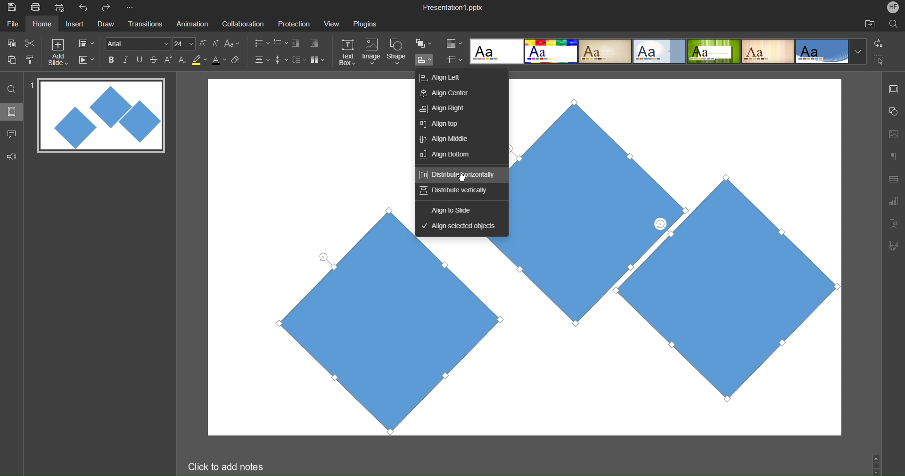 This screenshot has height=476, width=905. What do you see at coordinates (893, 203) in the screenshot?
I see `Graph` at bounding box center [893, 203].